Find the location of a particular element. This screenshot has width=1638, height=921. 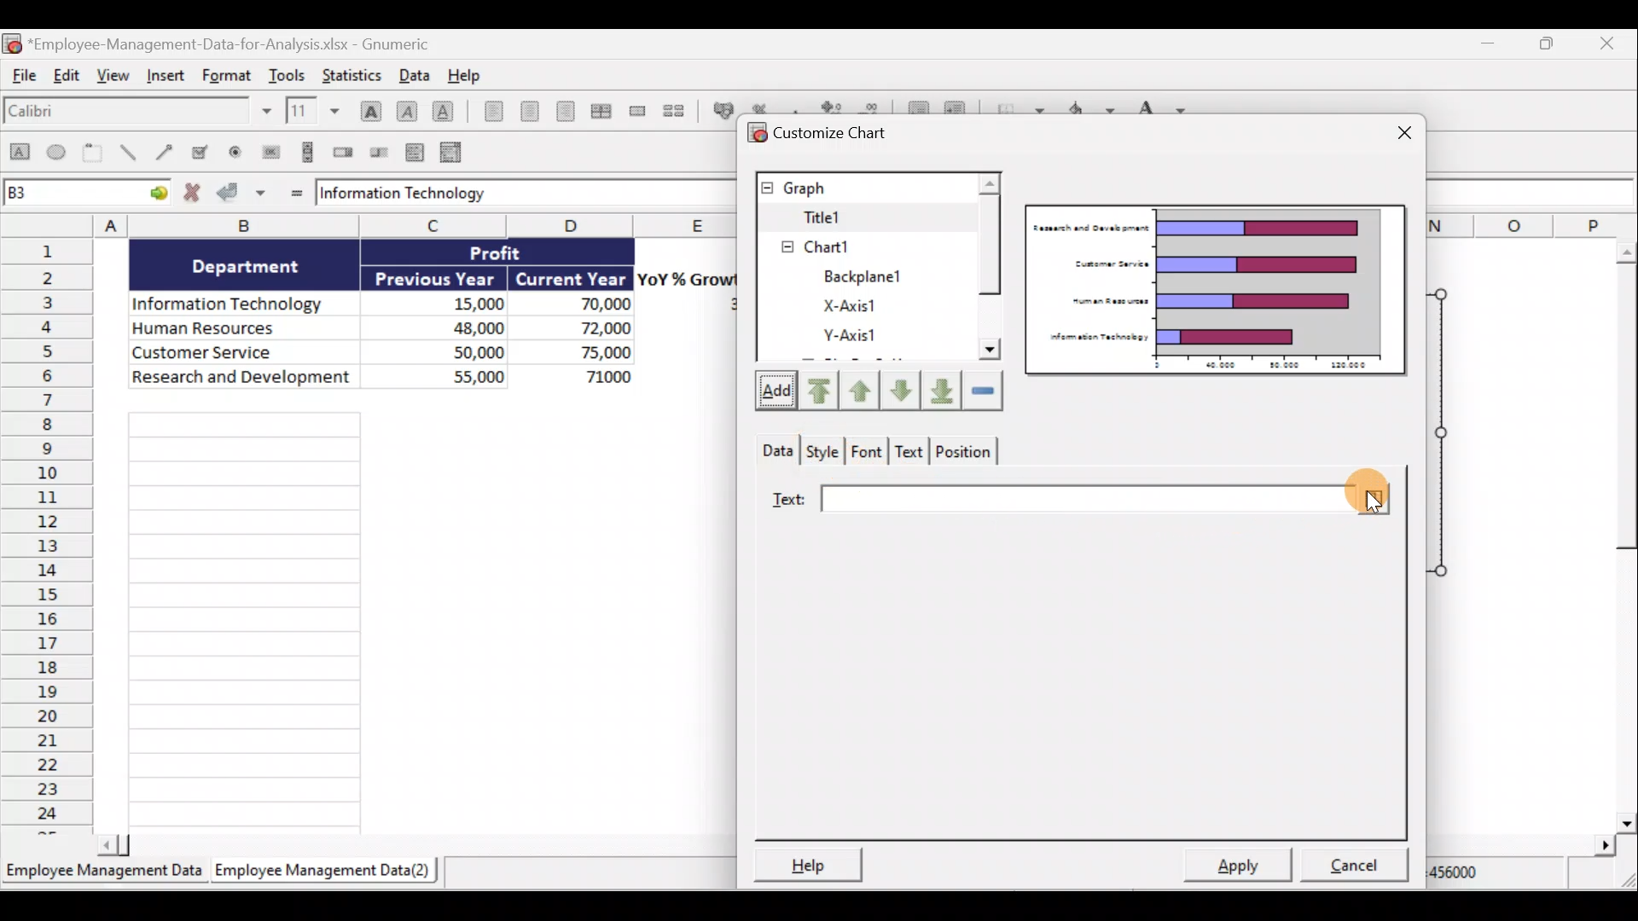

Gnumeric logo is located at coordinates (12, 43).